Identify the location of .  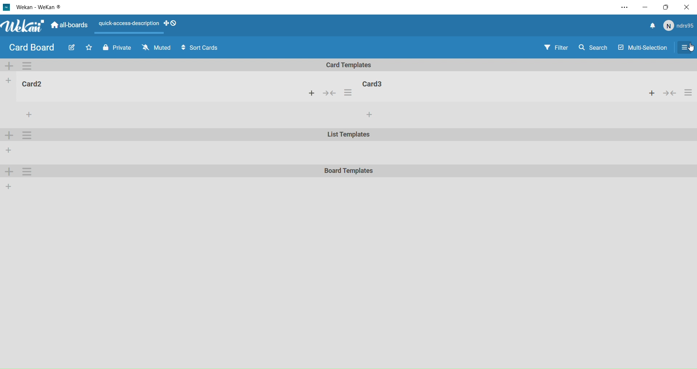
(9, 65).